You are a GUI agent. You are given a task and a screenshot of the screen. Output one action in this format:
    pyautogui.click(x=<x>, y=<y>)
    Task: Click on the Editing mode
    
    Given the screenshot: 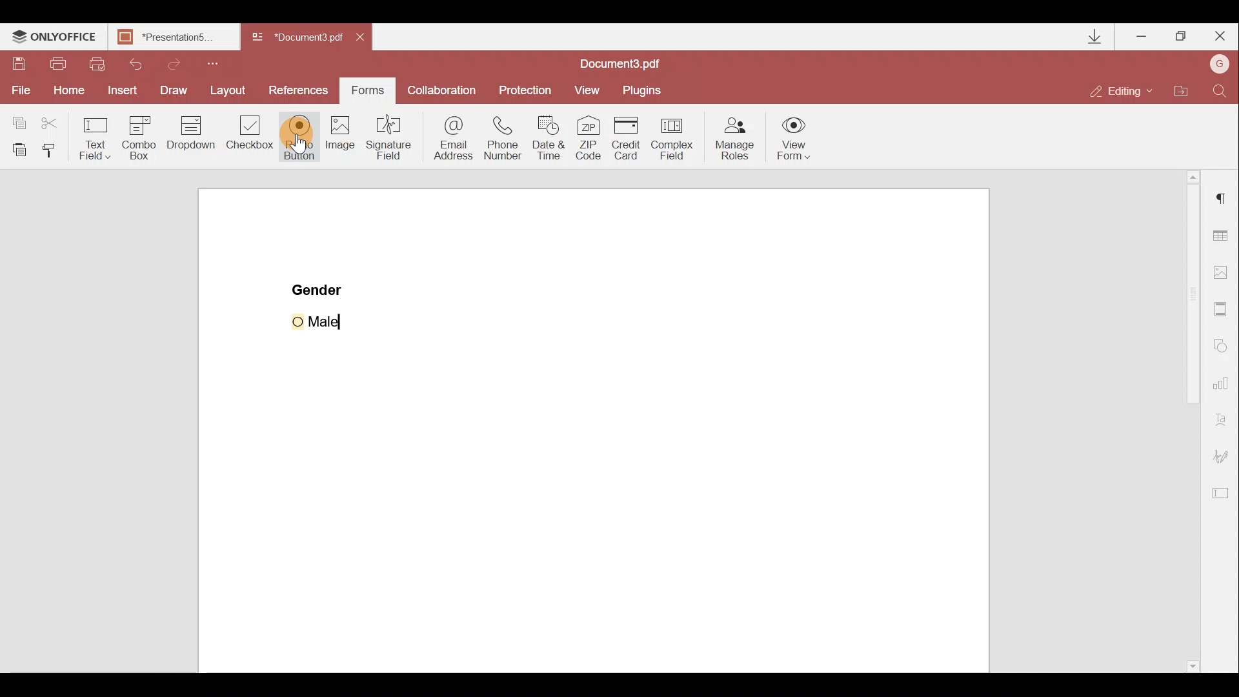 What is the action you would take?
    pyautogui.click(x=1126, y=86)
    